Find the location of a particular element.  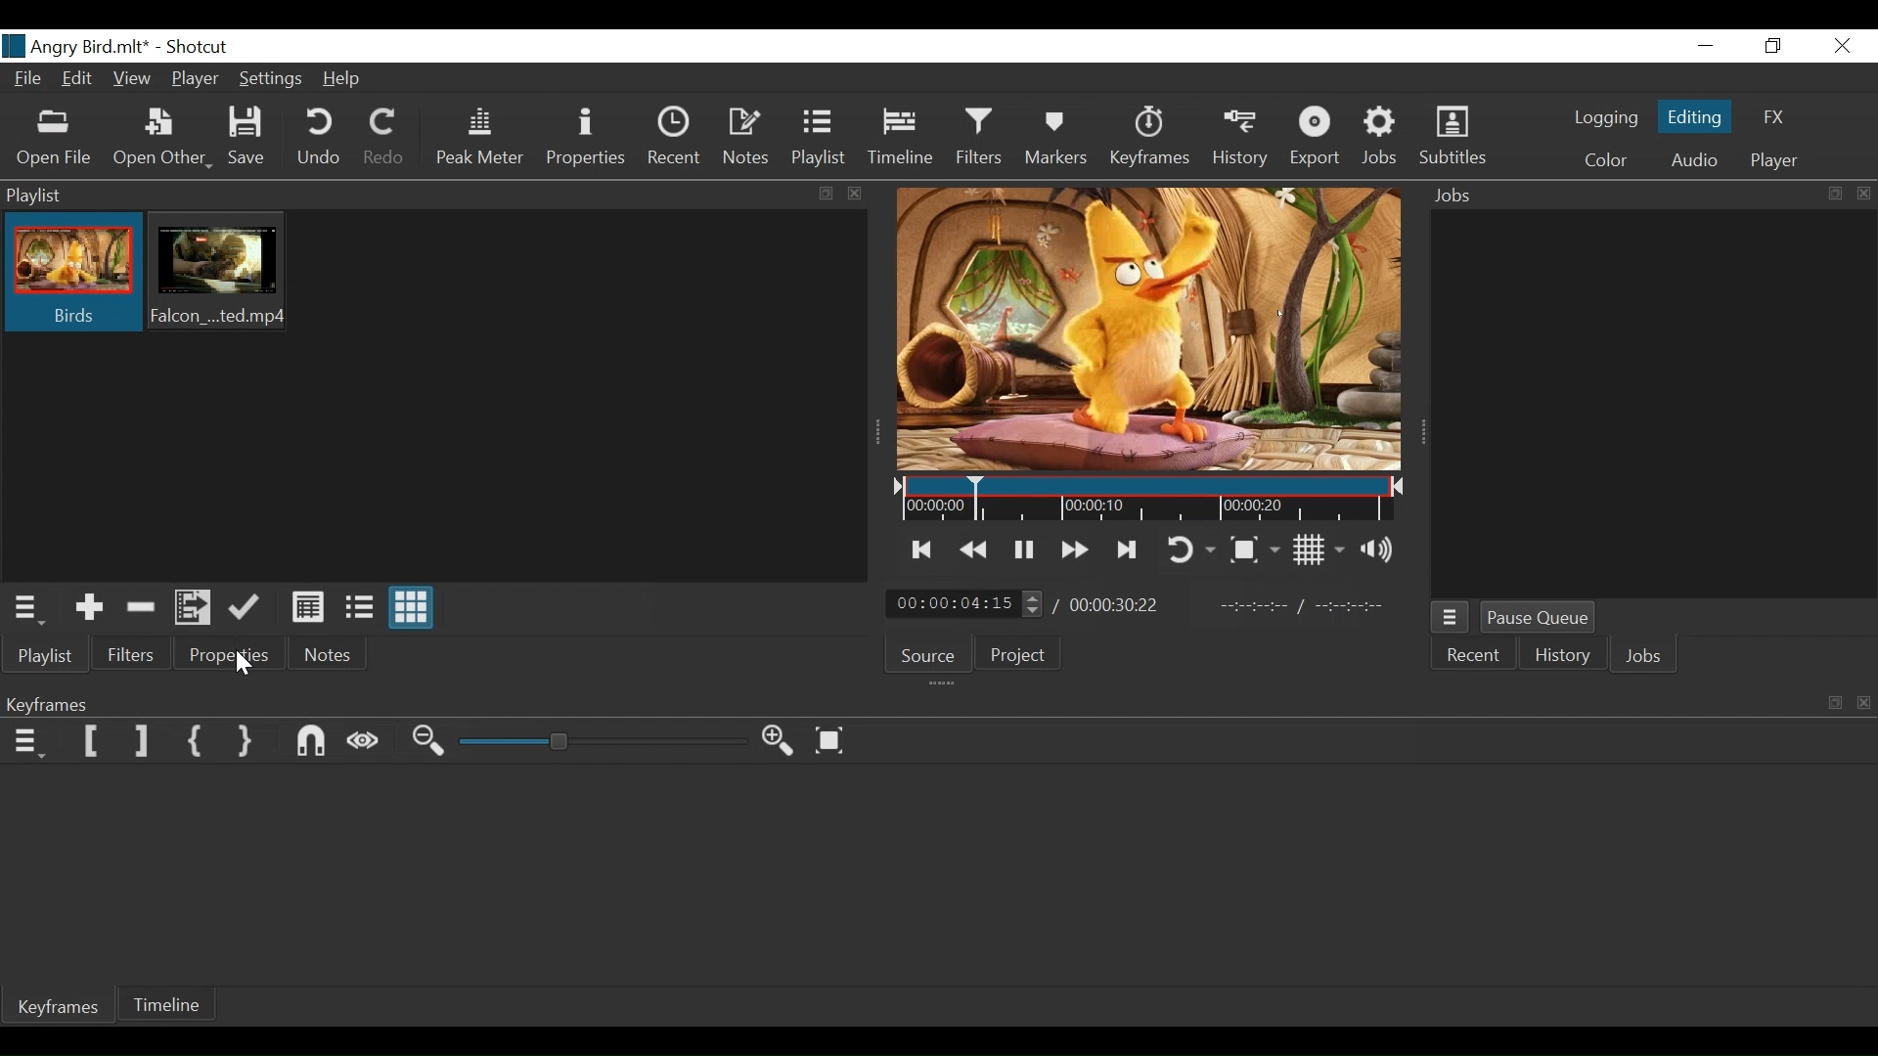

Total Duration is located at coordinates (1117, 607).